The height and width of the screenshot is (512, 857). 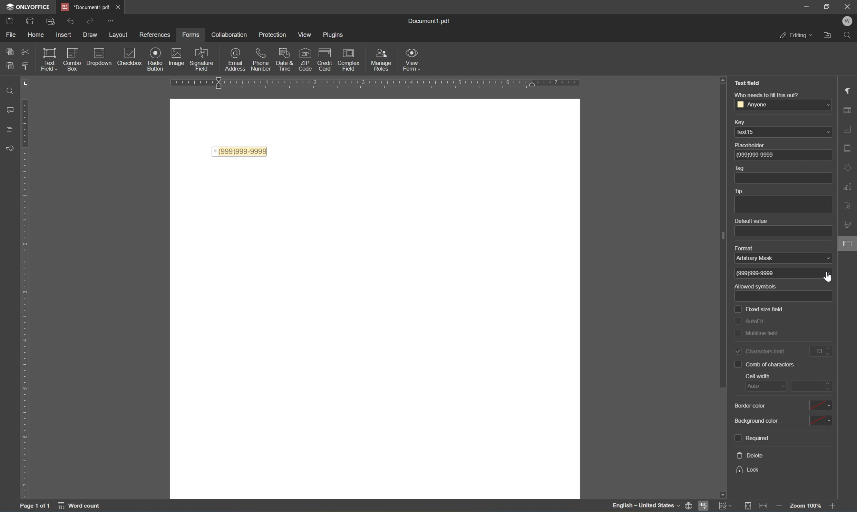 What do you see at coordinates (766, 95) in the screenshot?
I see `who needs to fill this out?` at bounding box center [766, 95].